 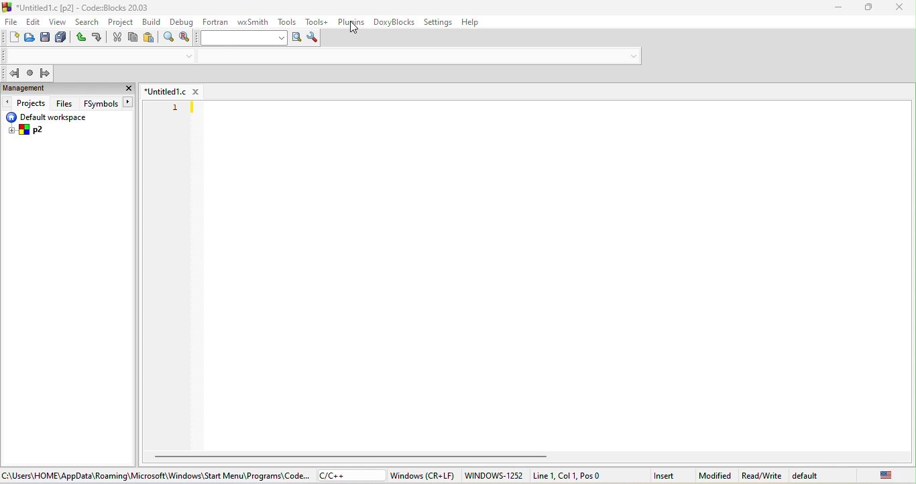 What do you see at coordinates (129, 102) in the screenshot?
I see `button ` at bounding box center [129, 102].